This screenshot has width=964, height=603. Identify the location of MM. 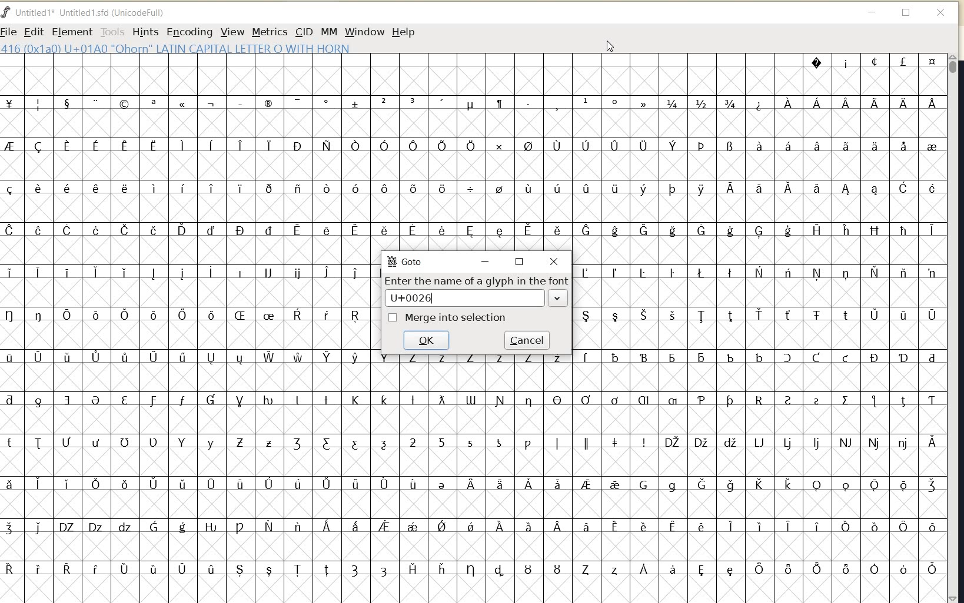
(328, 31).